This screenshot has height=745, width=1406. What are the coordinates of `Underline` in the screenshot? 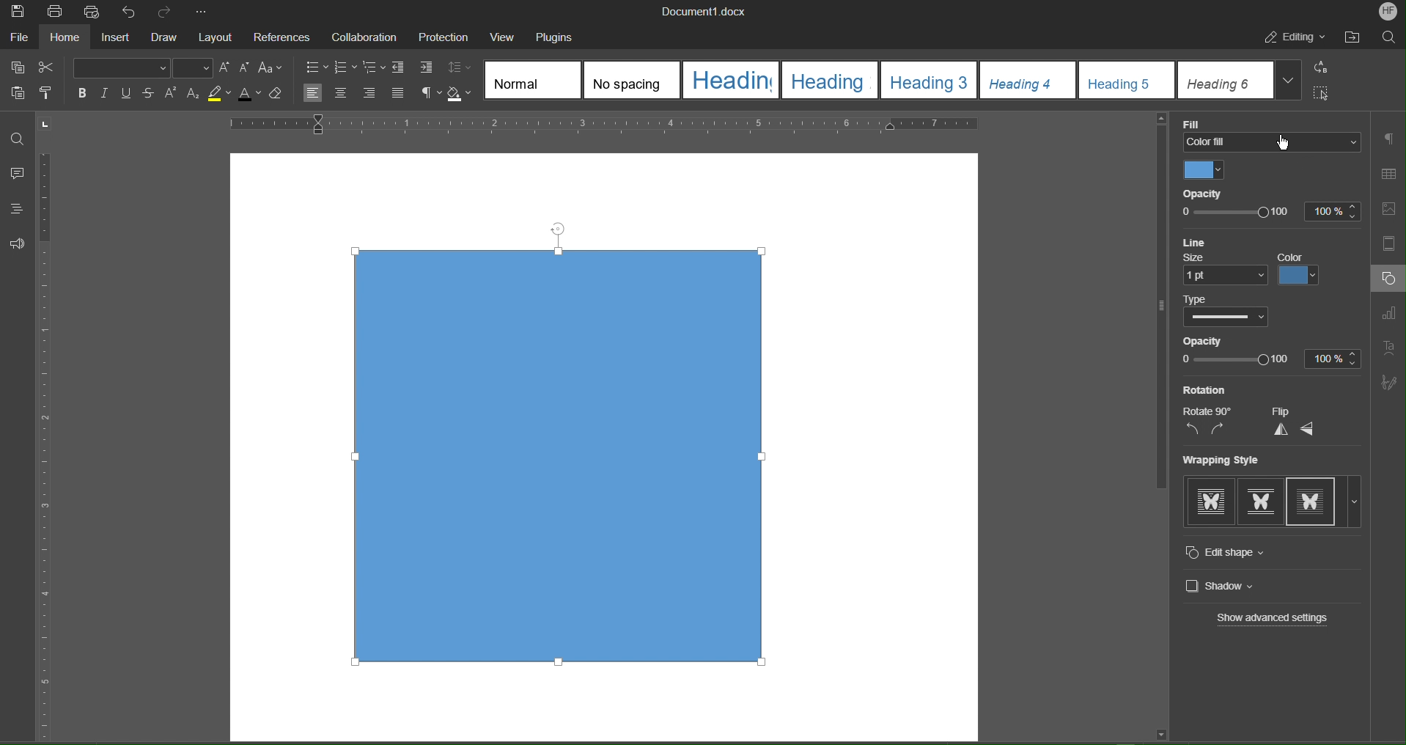 It's located at (130, 93).